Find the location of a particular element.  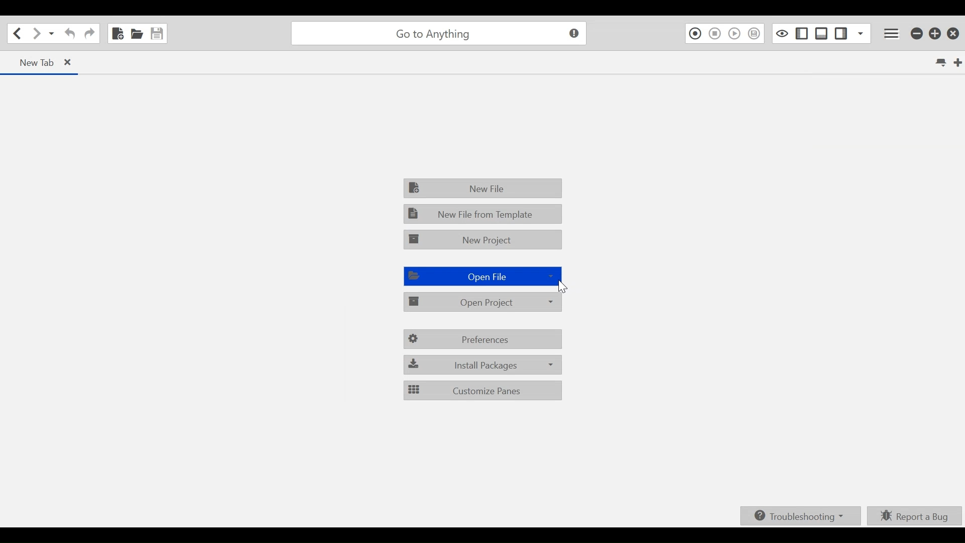

Restore is located at coordinates (936, 32).